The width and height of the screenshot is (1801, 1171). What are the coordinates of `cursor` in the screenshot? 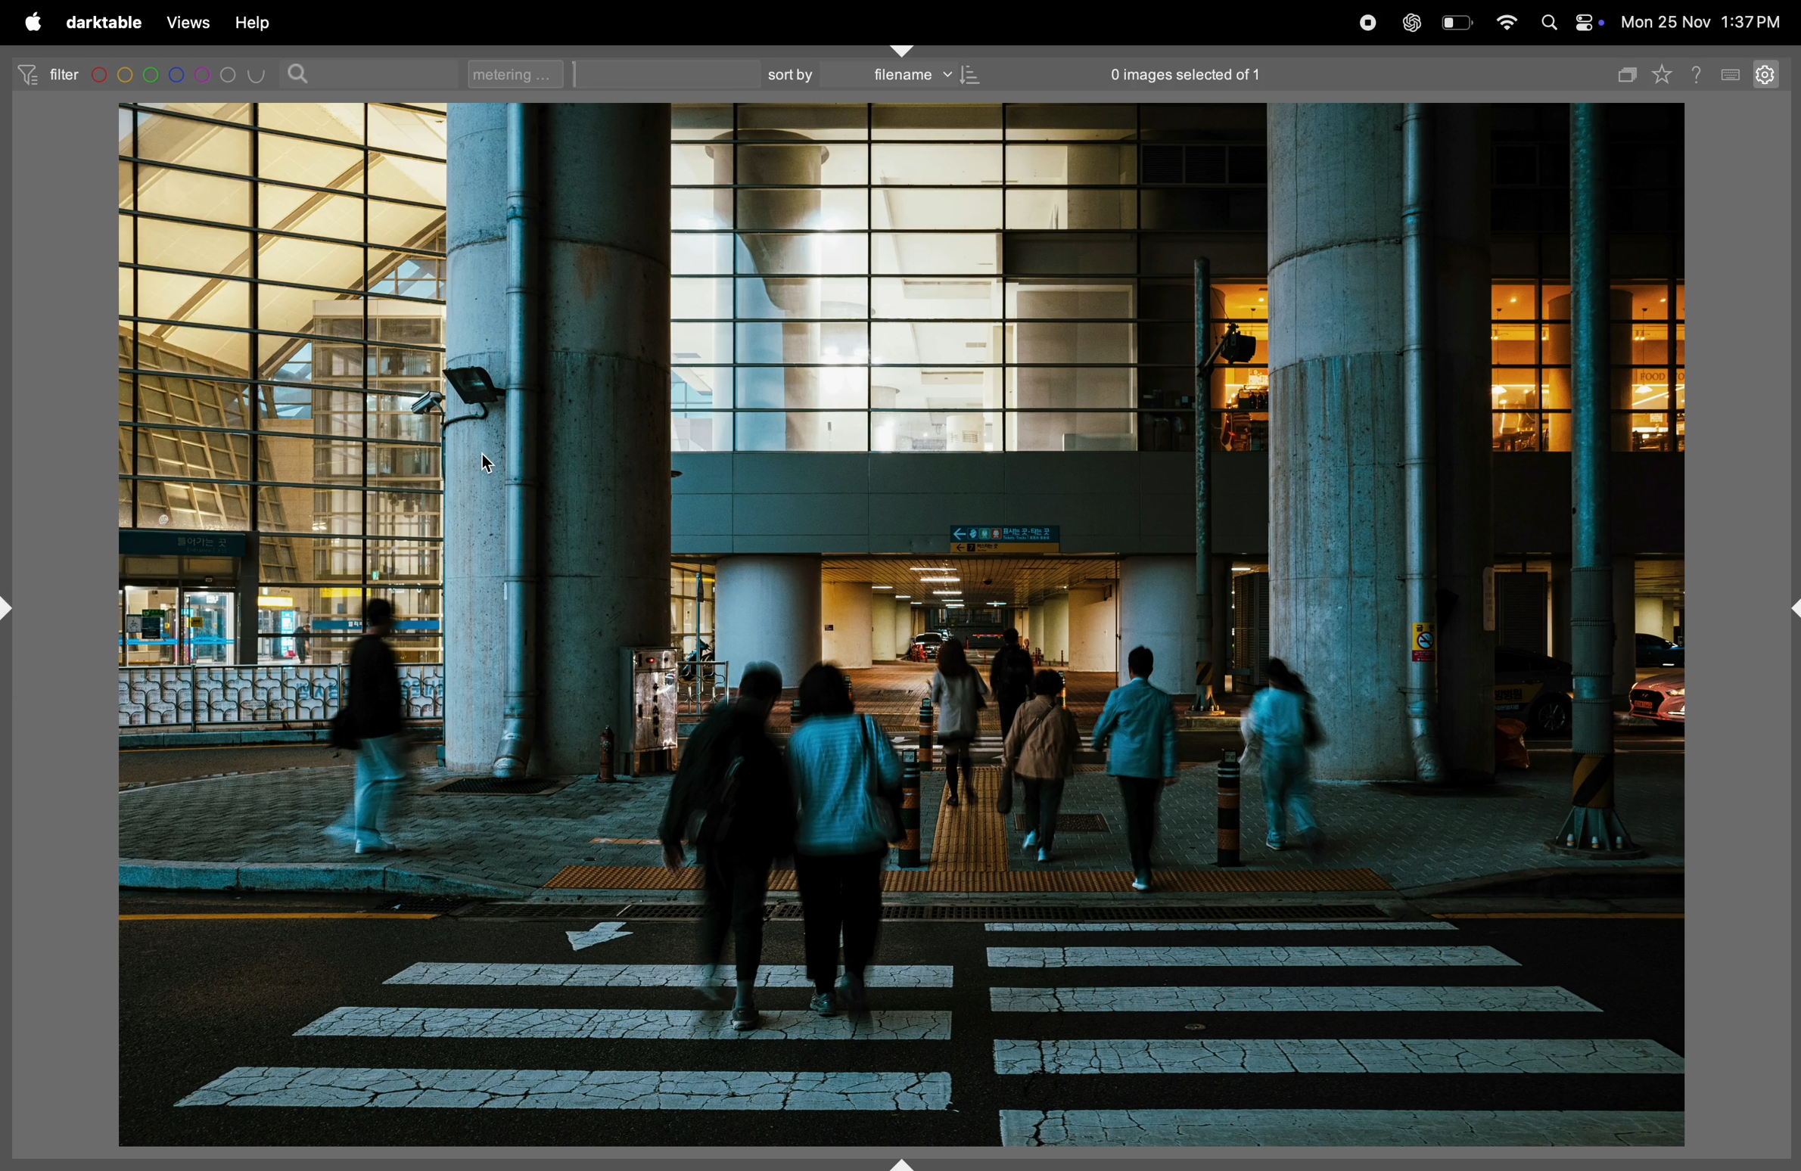 It's located at (487, 457).